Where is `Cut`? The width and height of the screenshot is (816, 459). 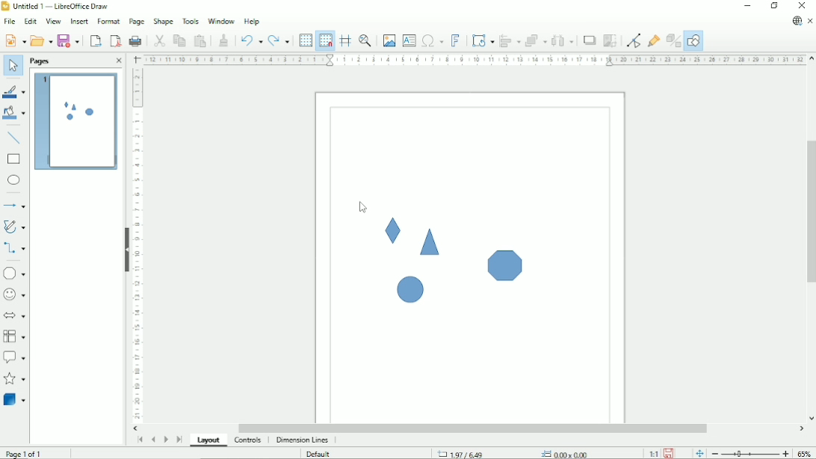
Cut is located at coordinates (160, 40).